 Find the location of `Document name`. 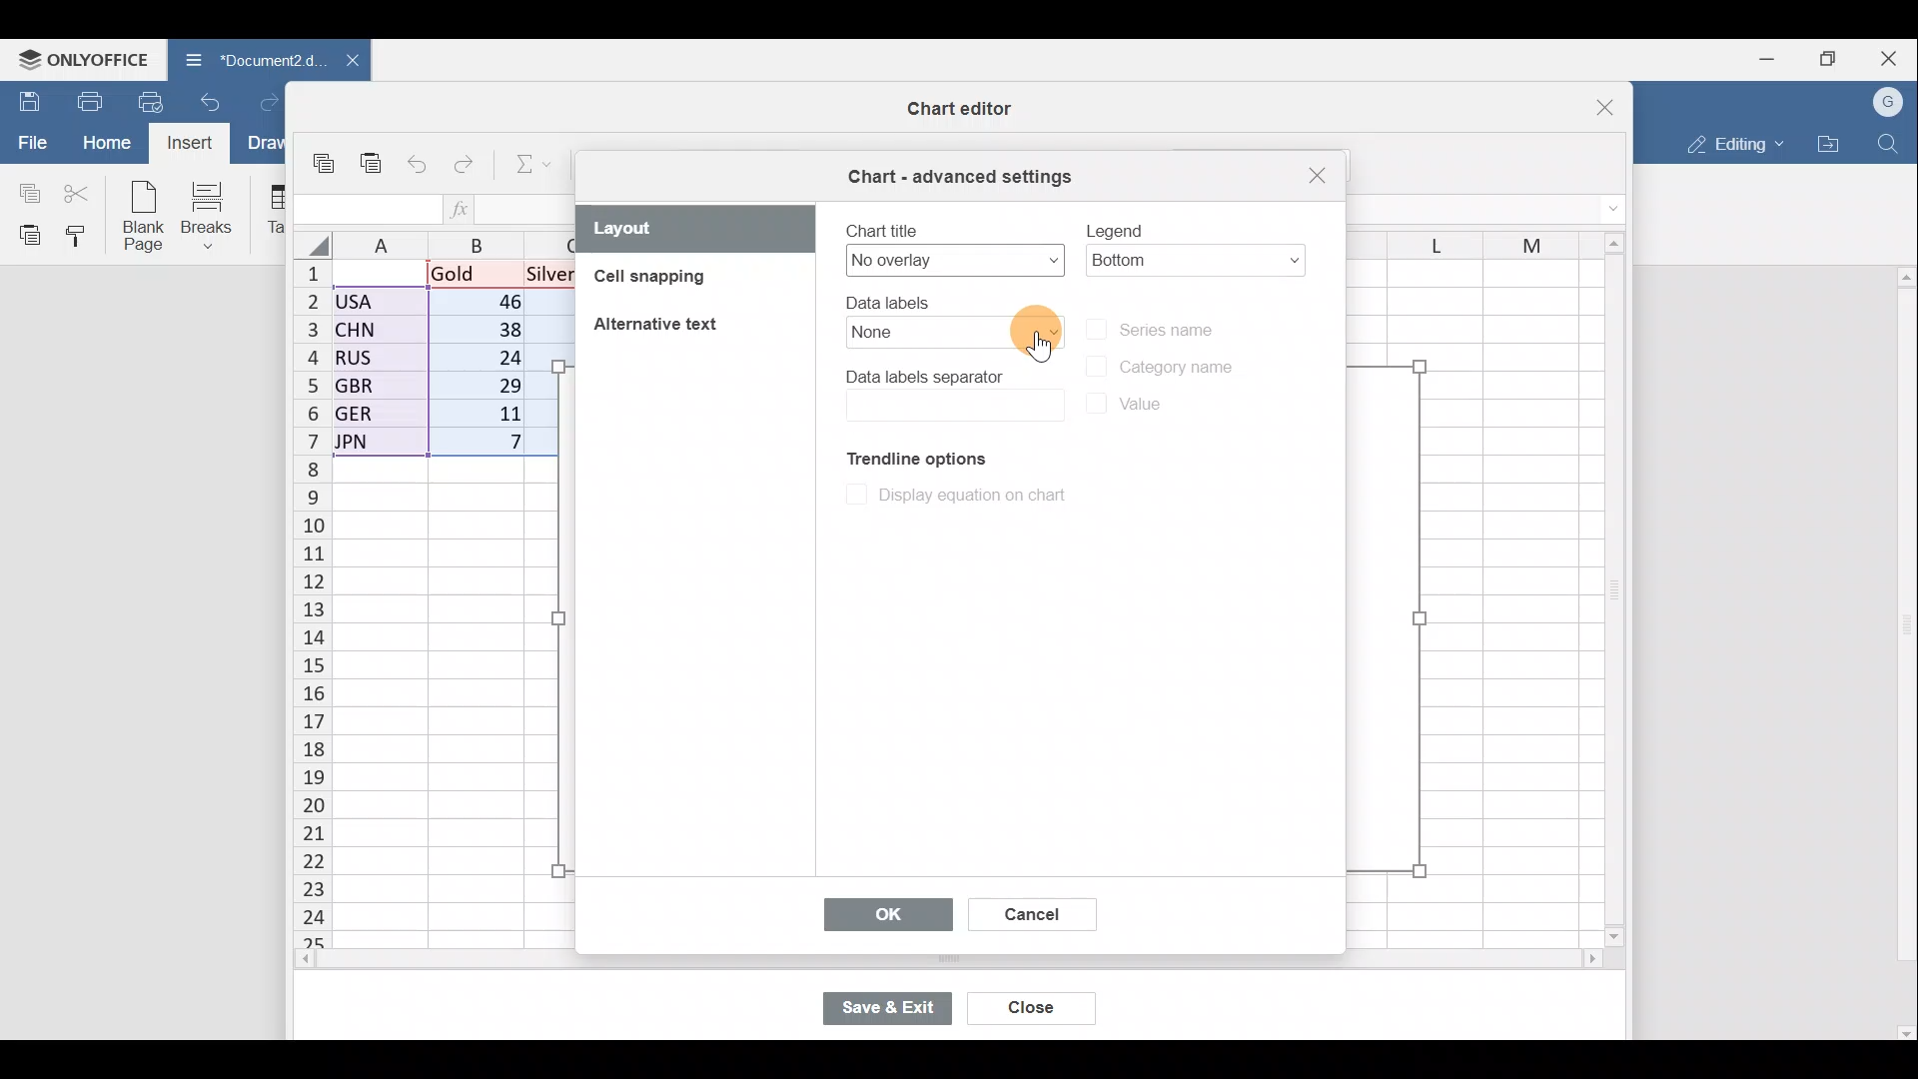

Document name is located at coordinates (245, 58).